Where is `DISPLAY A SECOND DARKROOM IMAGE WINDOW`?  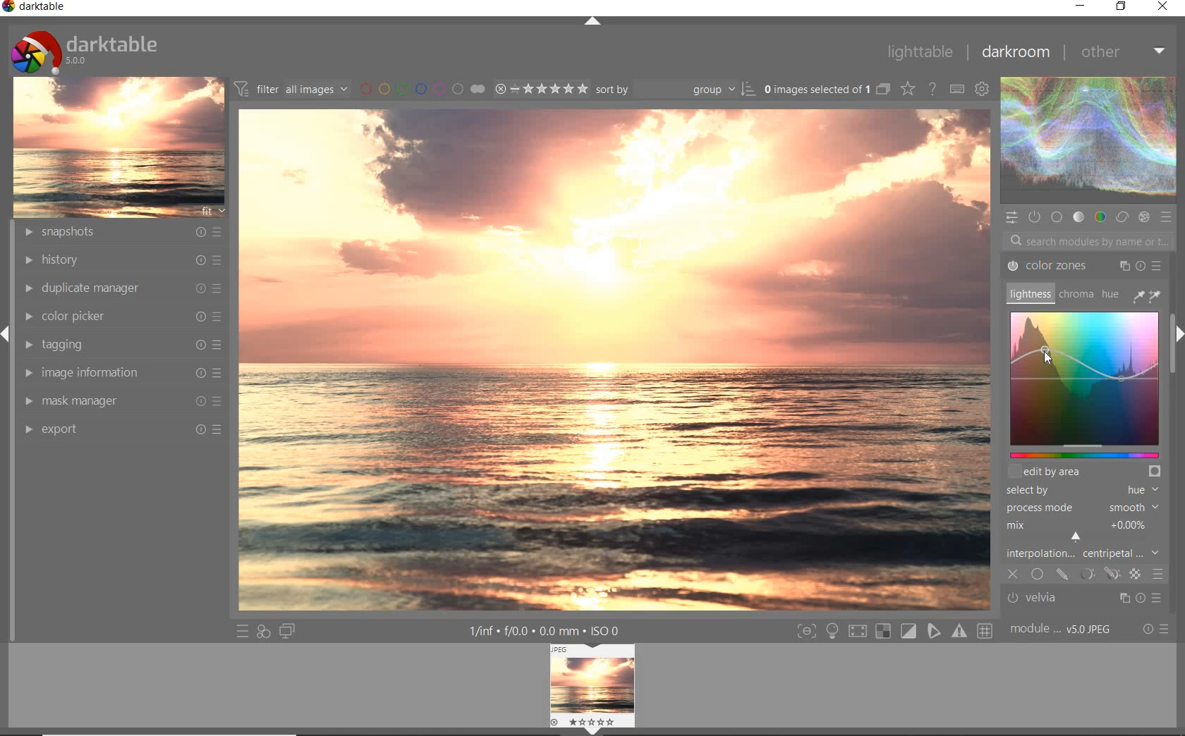
DISPLAY A SECOND DARKROOM IMAGE WINDOW is located at coordinates (287, 632).